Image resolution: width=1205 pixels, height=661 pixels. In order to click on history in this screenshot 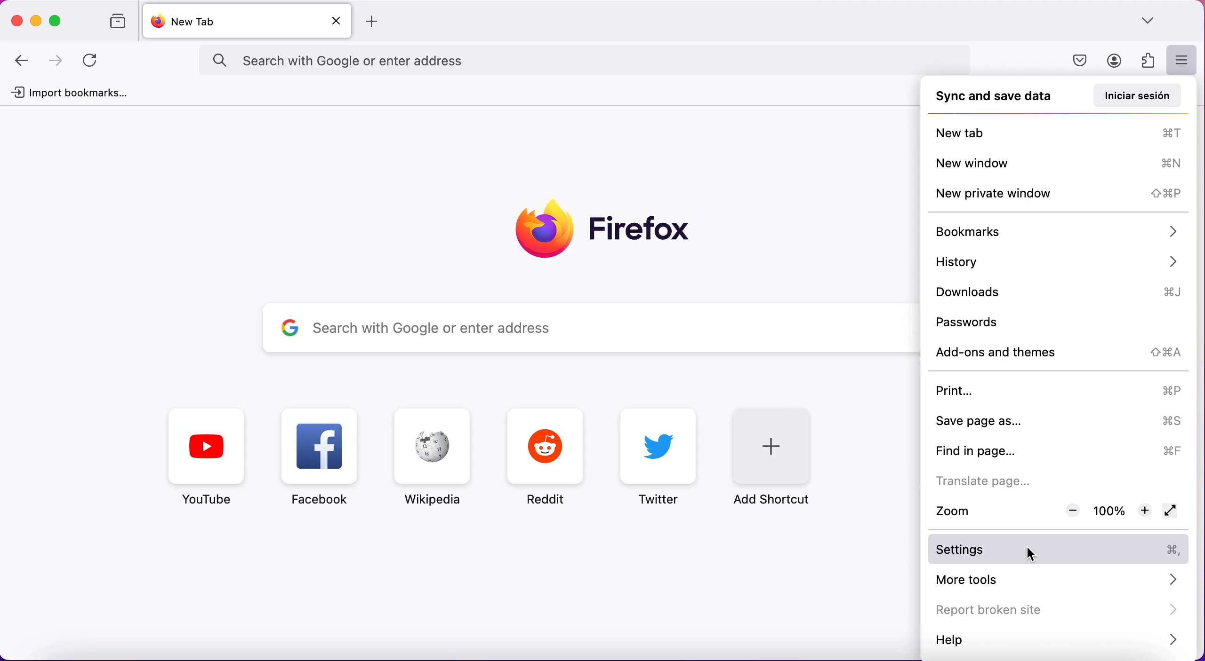, I will do `click(1057, 262)`.